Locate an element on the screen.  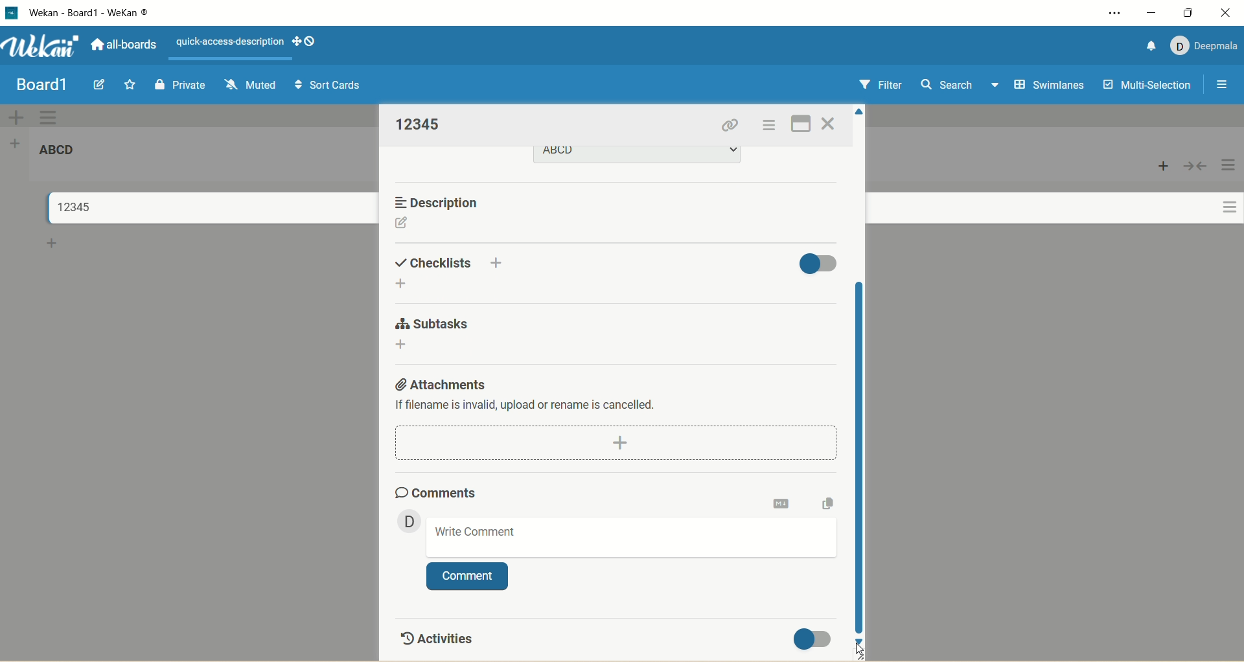
maximize is located at coordinates (1190, 12).